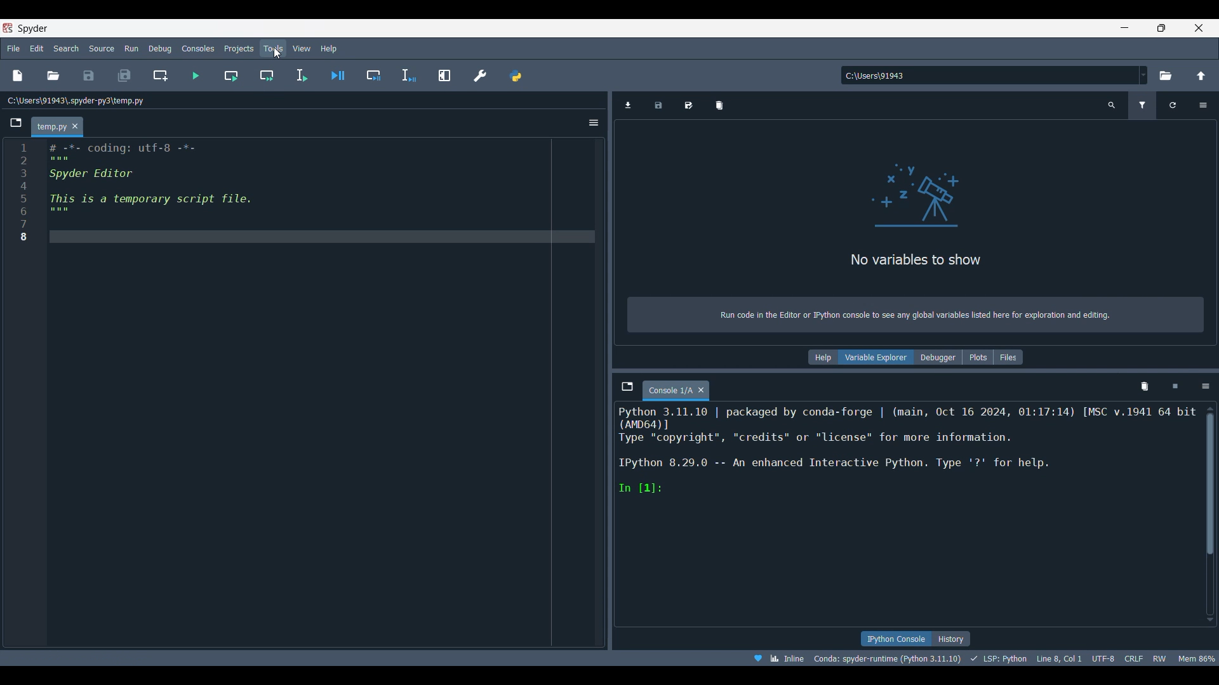  What do you see at coordinates (1201, 75) in the screenshot?
I see `Change to parent directory` at bounding box center [1201, 75].